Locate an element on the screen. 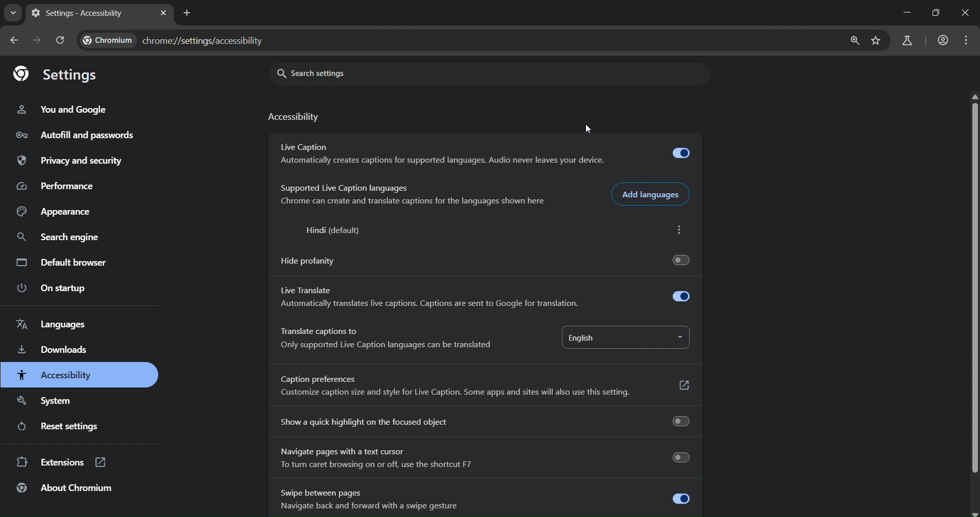 This screenshot has width=980, height=517. chrome://settings/accessibility is located at coordinates (205, 41).